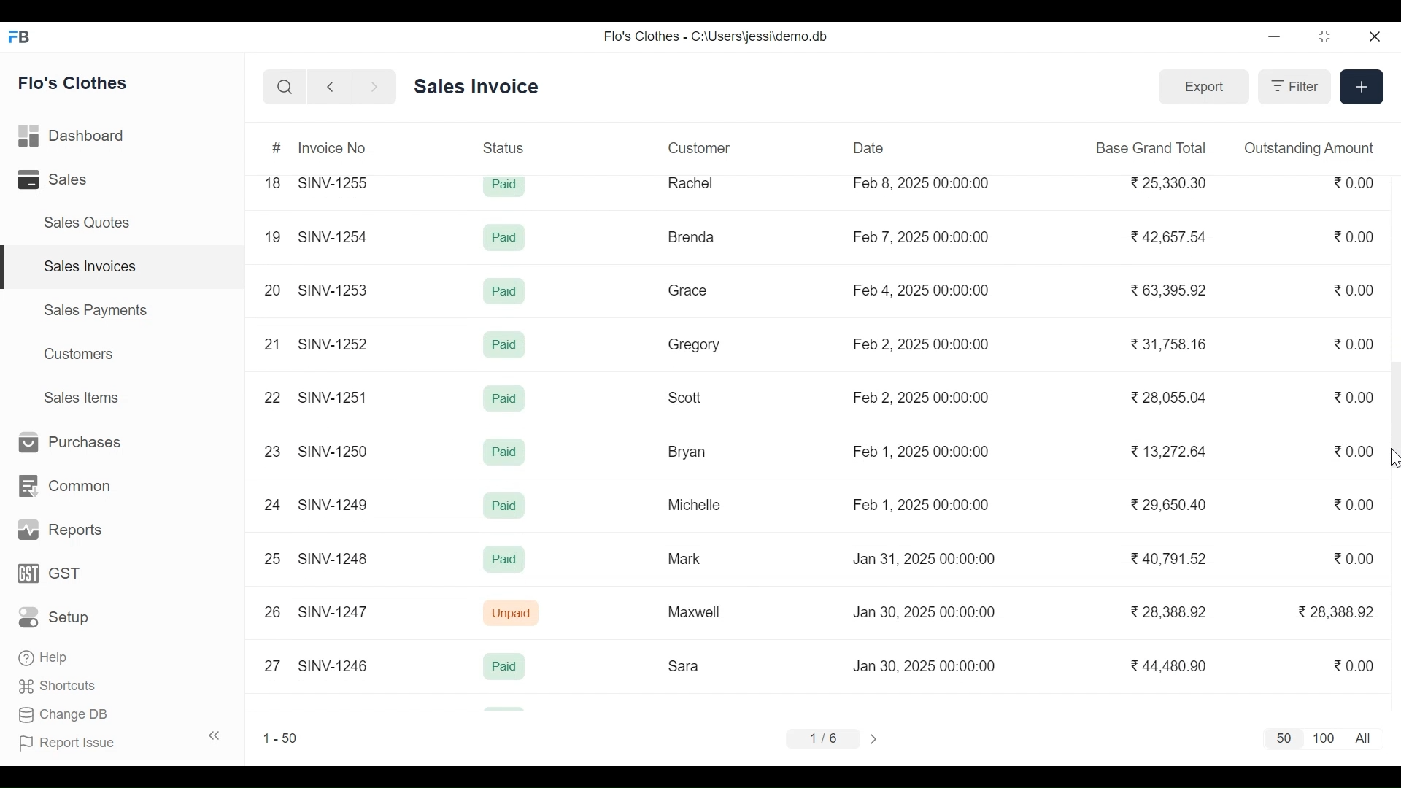  Describe the element at coordinates (85, 223) in the screenshot. I see `Sales Quotes` at that location.